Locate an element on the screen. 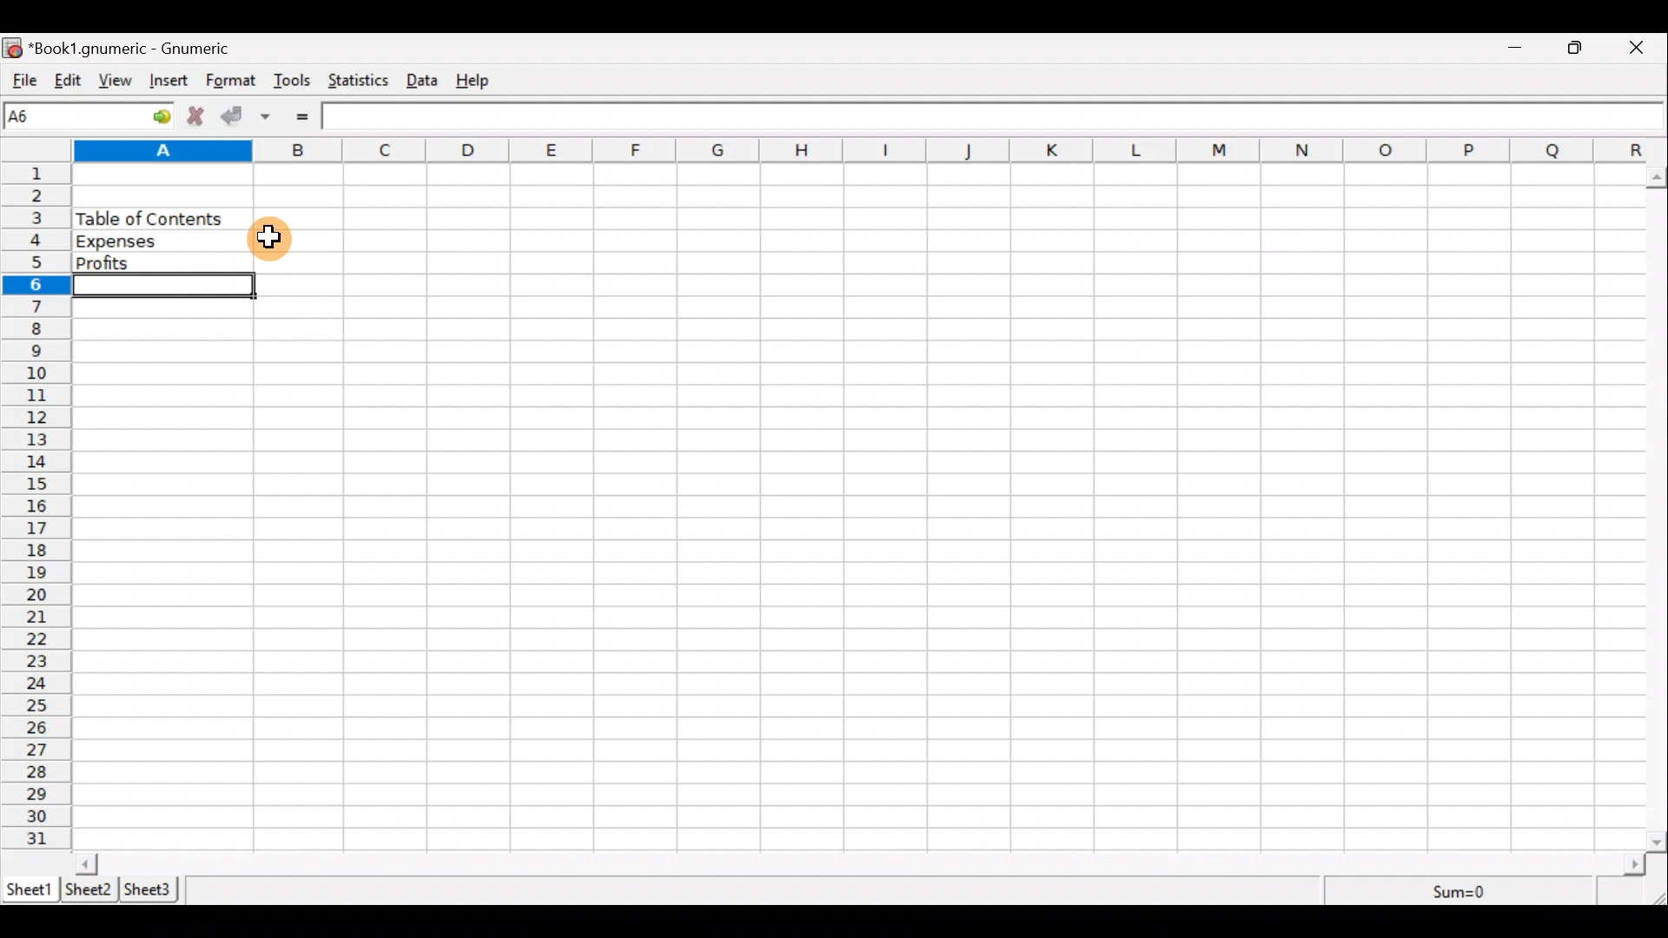  Enter formula is located at coordinates (312, 116).